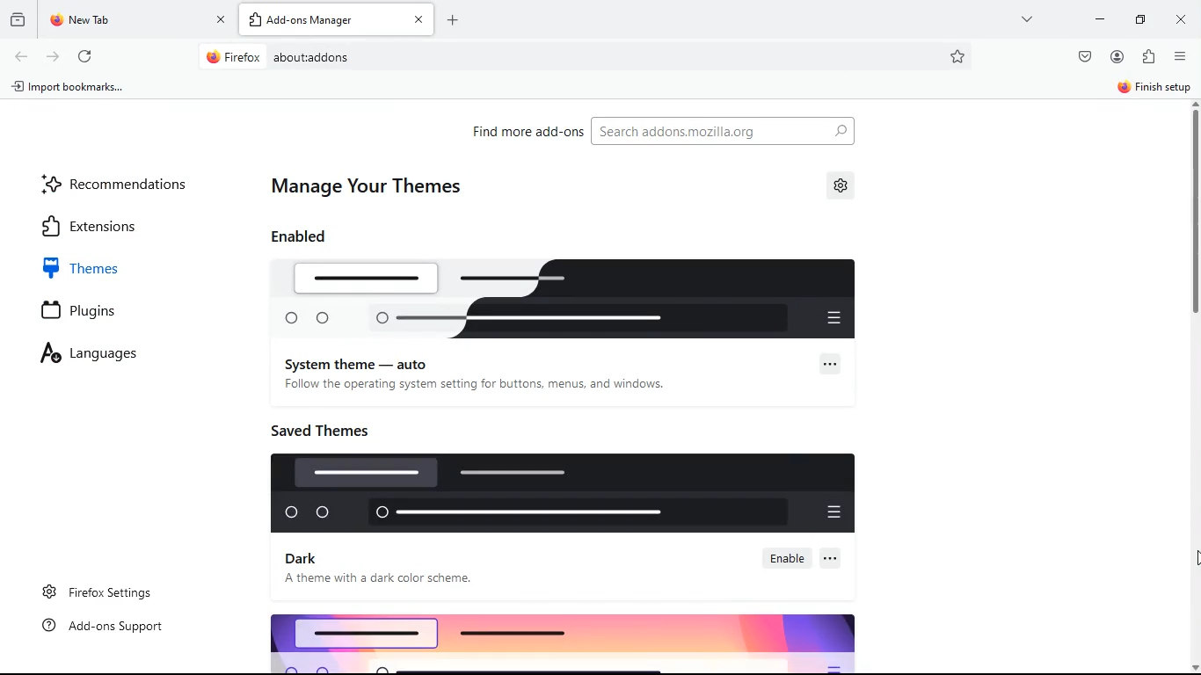  Describe the element at coordinates (1029, 19) in the screenshot. I see `more` at that location.